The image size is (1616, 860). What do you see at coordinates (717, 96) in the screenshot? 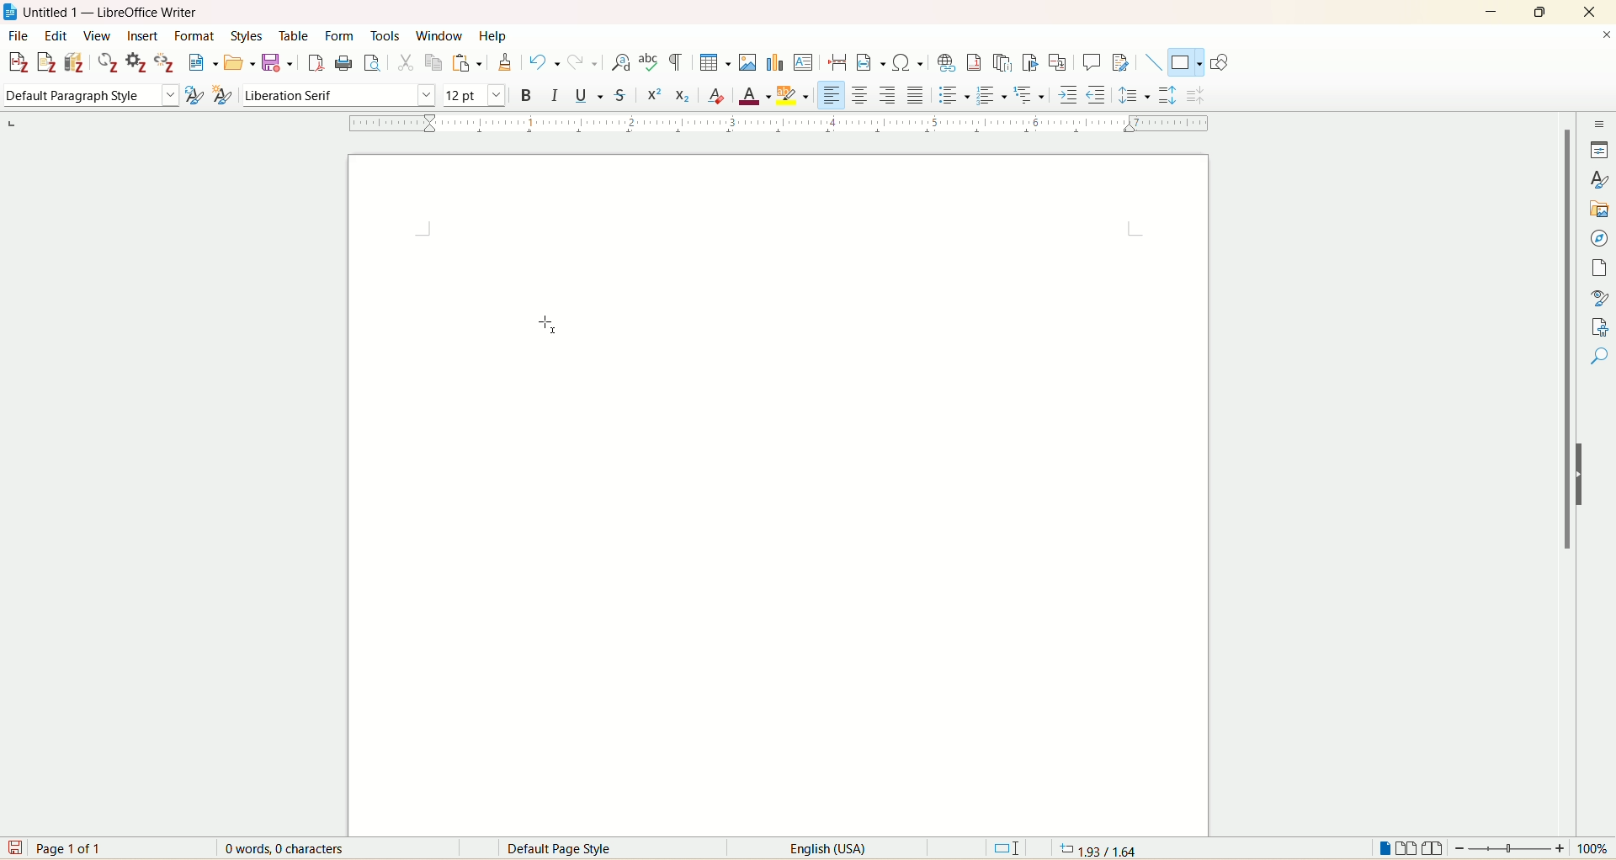
I see `clear formatting` at bounding box center [717, 96].